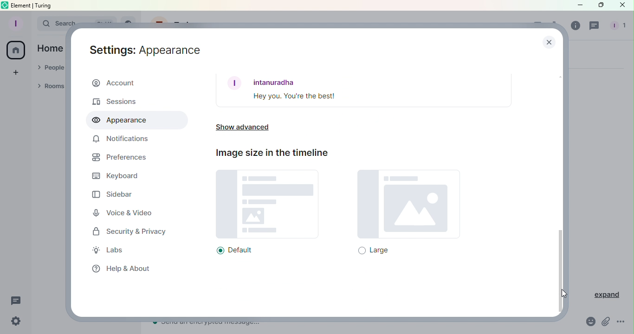  I want to click on Keyboard, so click(115, 177).